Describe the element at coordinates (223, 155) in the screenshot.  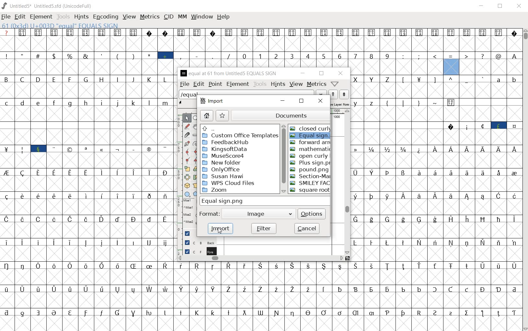
I see `MuseScore4` at that location.